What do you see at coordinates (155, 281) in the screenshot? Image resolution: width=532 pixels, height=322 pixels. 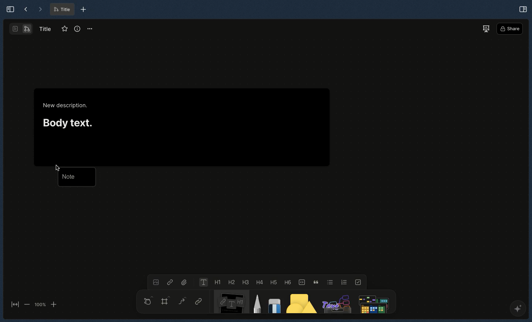 I see `Image` at bounding box center [155, 281].